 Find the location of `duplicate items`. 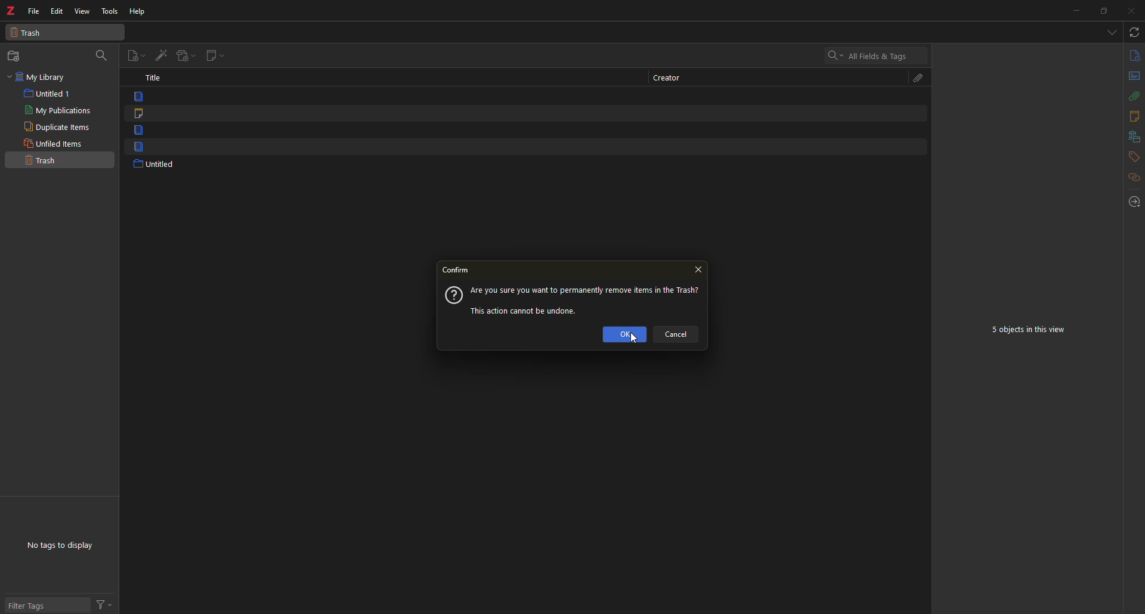

duplicate items is located at coordinates (57, 127).